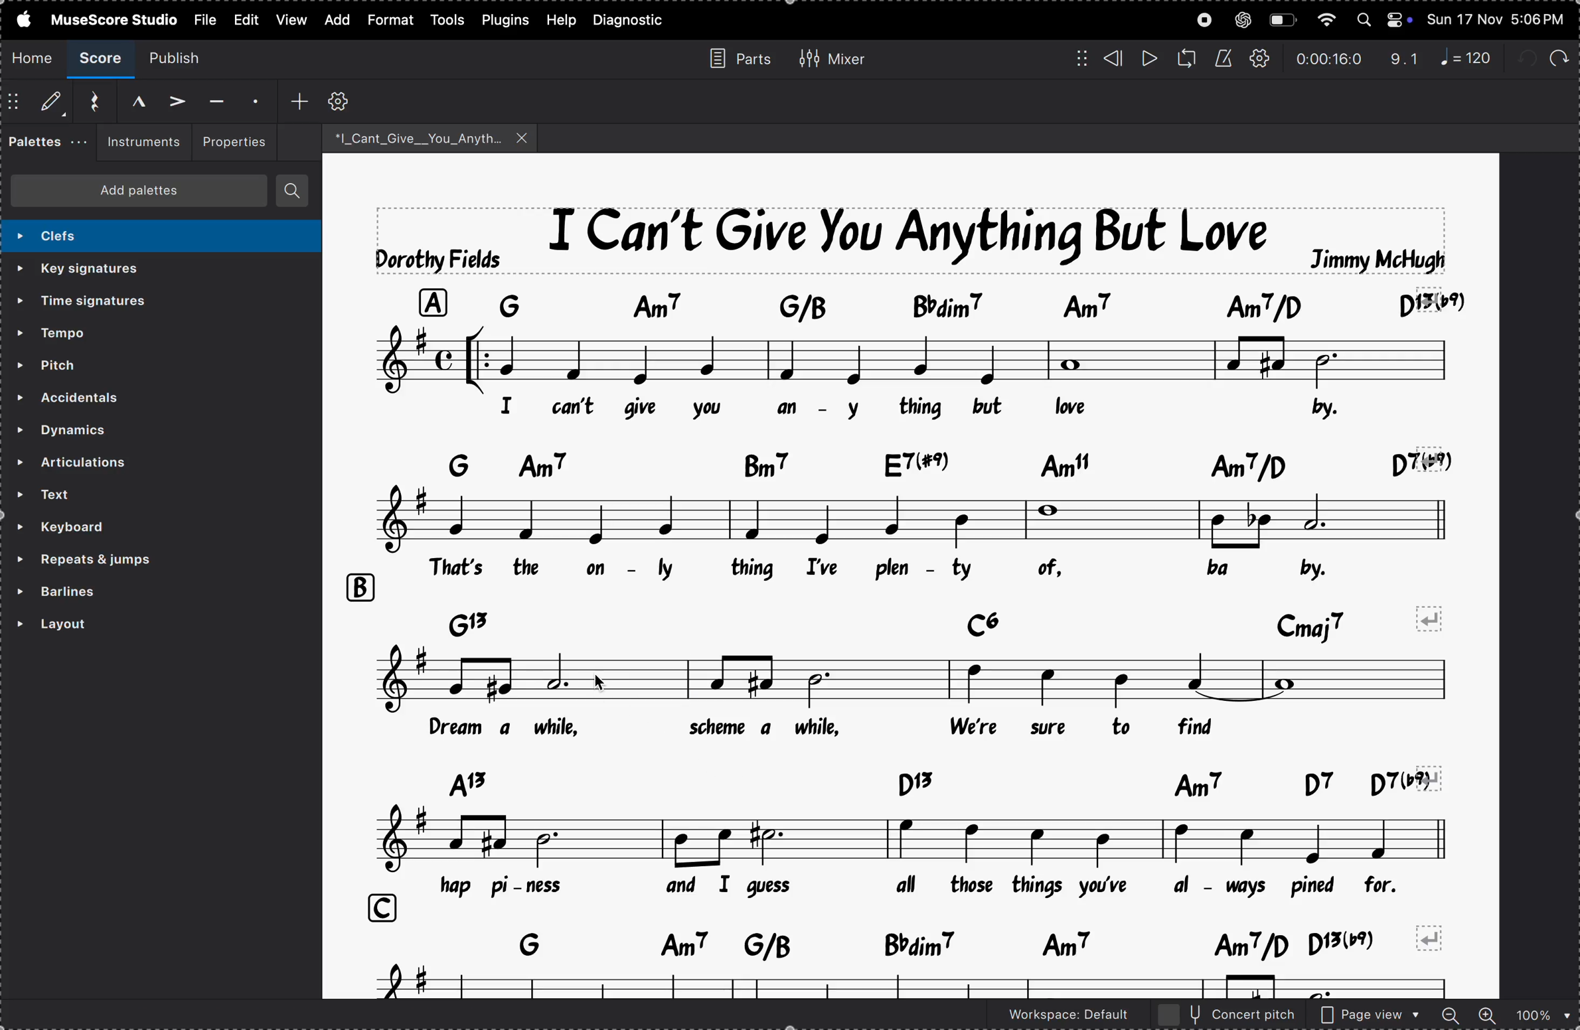  Describe the element at coordinates (127, 100) in the screenshot. I see `Marcato` at that location.